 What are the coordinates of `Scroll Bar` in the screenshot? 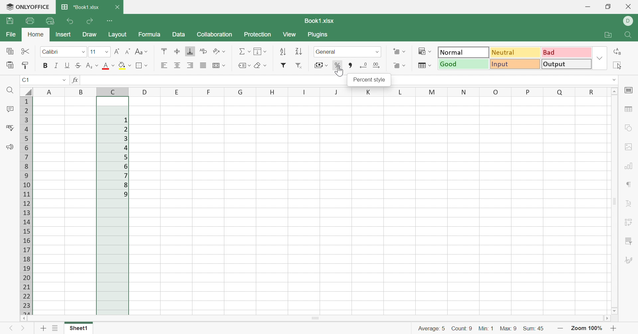 It's located at (317, 318).